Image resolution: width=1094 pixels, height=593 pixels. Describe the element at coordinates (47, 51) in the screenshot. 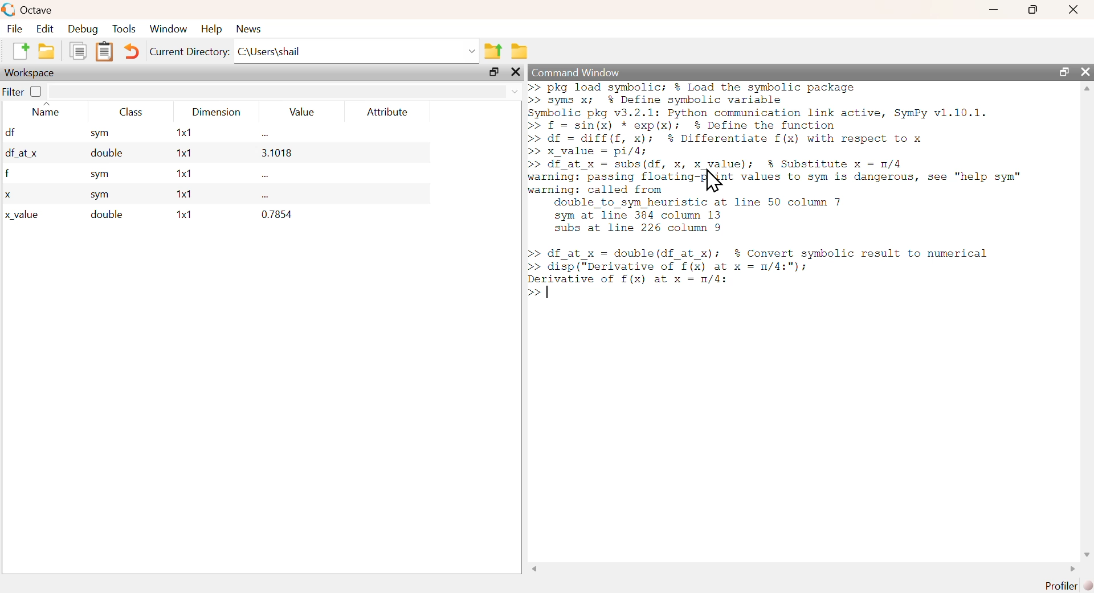

I see `open an existing file in editor` at that location.